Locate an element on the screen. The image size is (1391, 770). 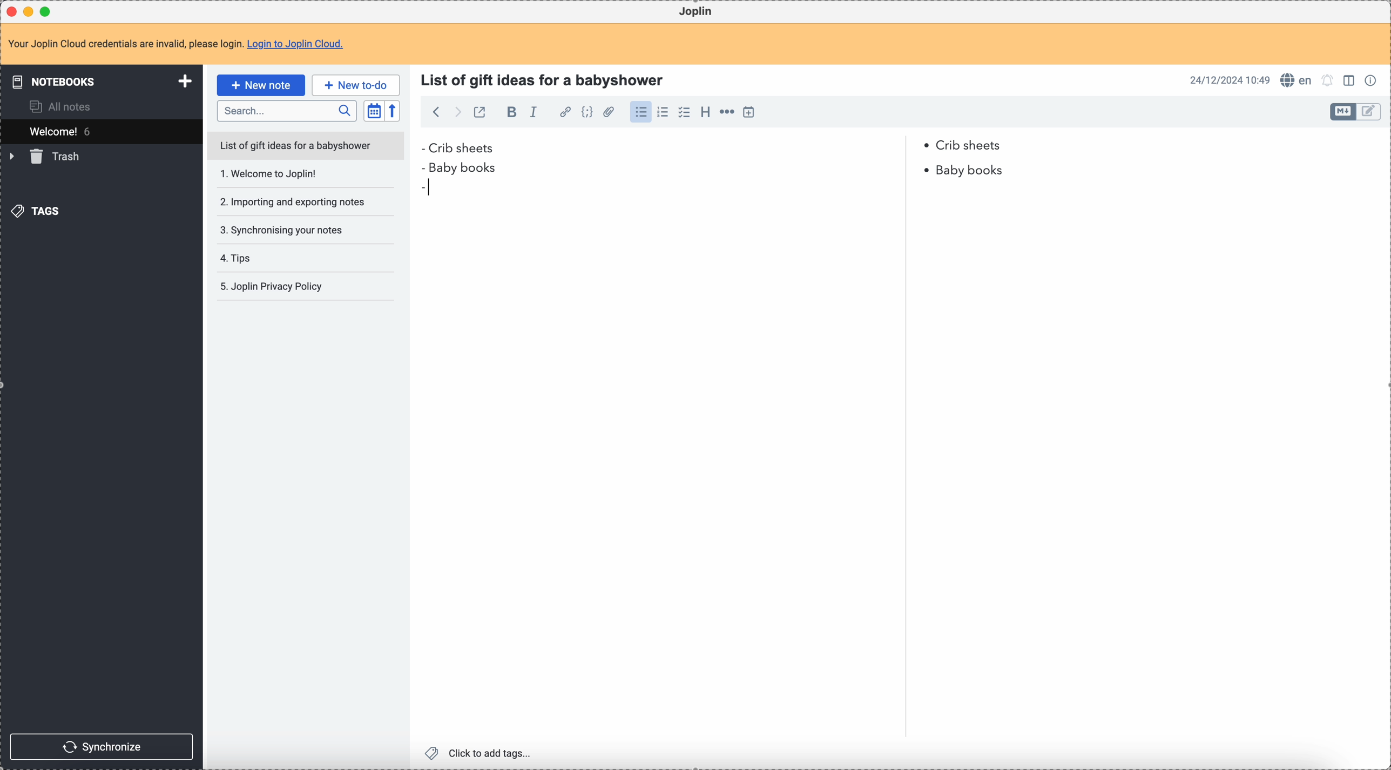
toggle sort order field is located at coordinates (373, 111).